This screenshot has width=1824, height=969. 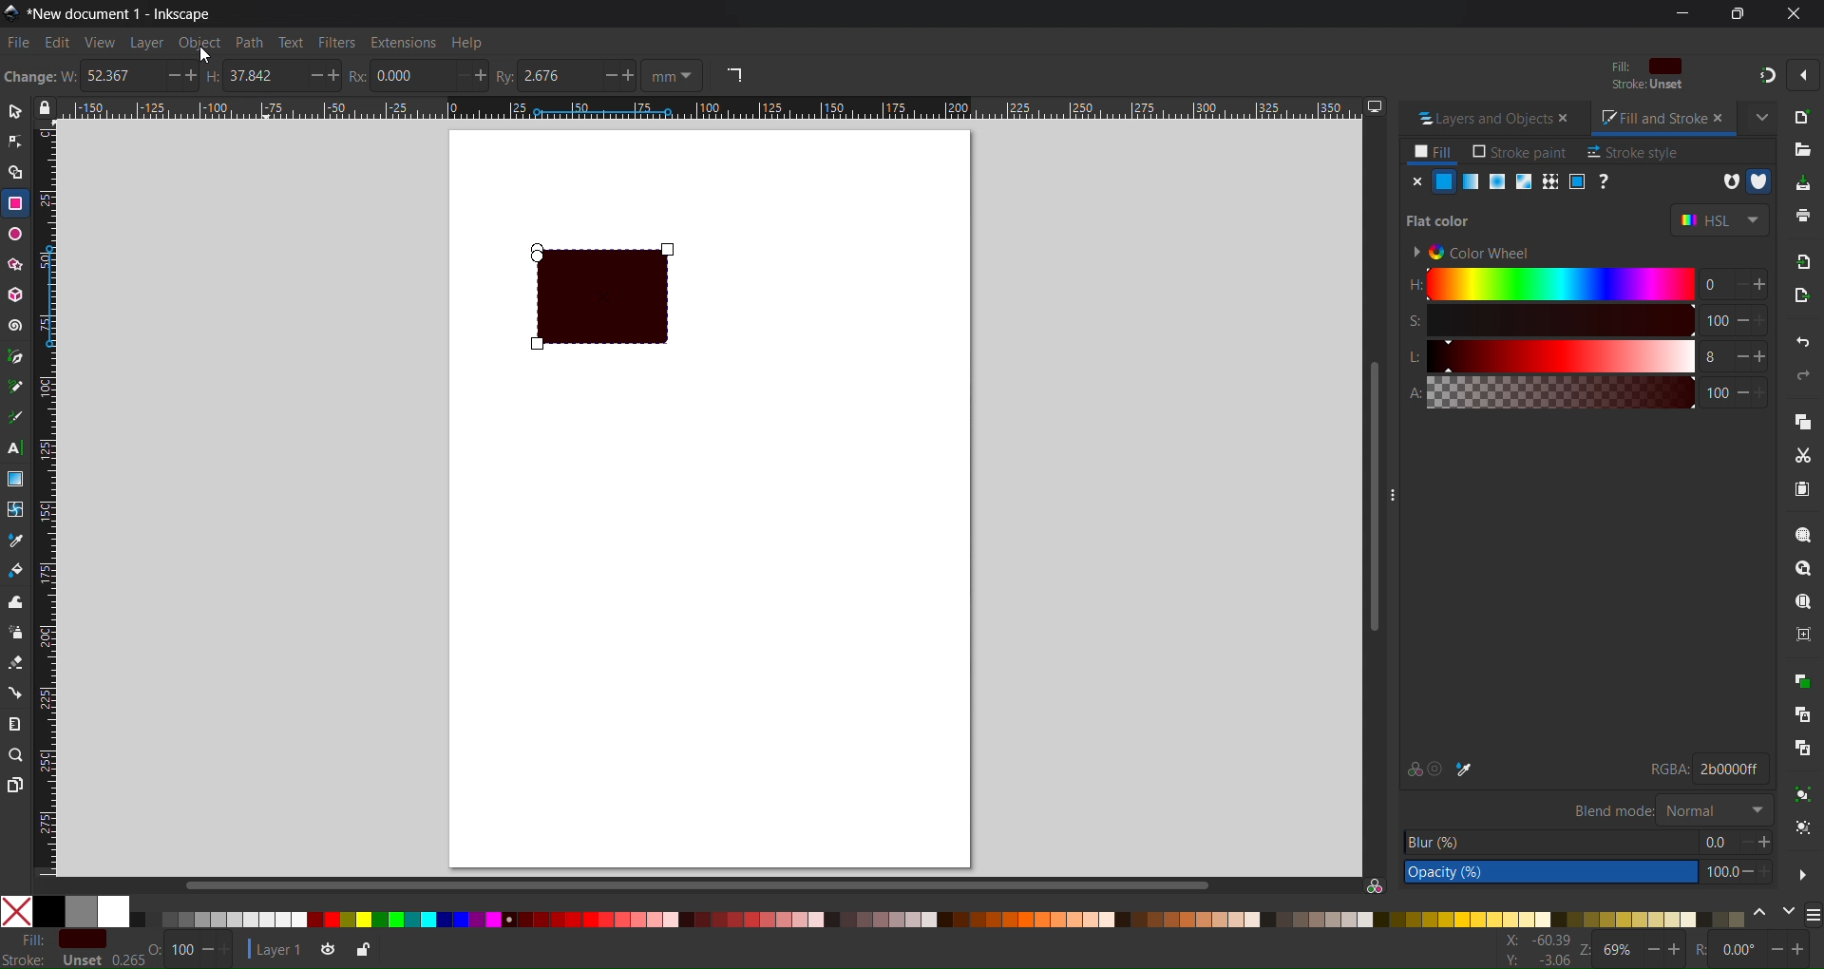 I want to click on Vertical radius of rounded corner     2.676, so click(x=557, y=76).